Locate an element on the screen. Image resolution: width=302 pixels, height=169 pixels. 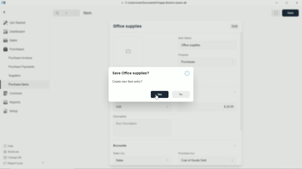
item is located at coordinates (88, 13).